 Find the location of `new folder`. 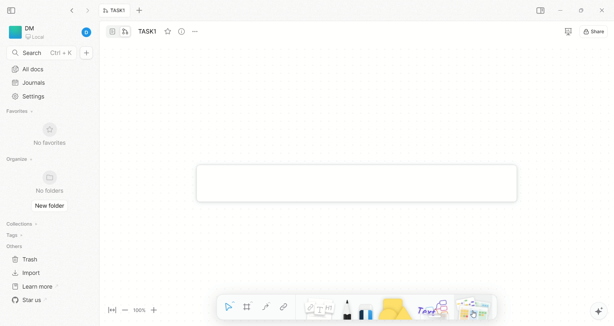

new folder is located at coordinates (48, 206).